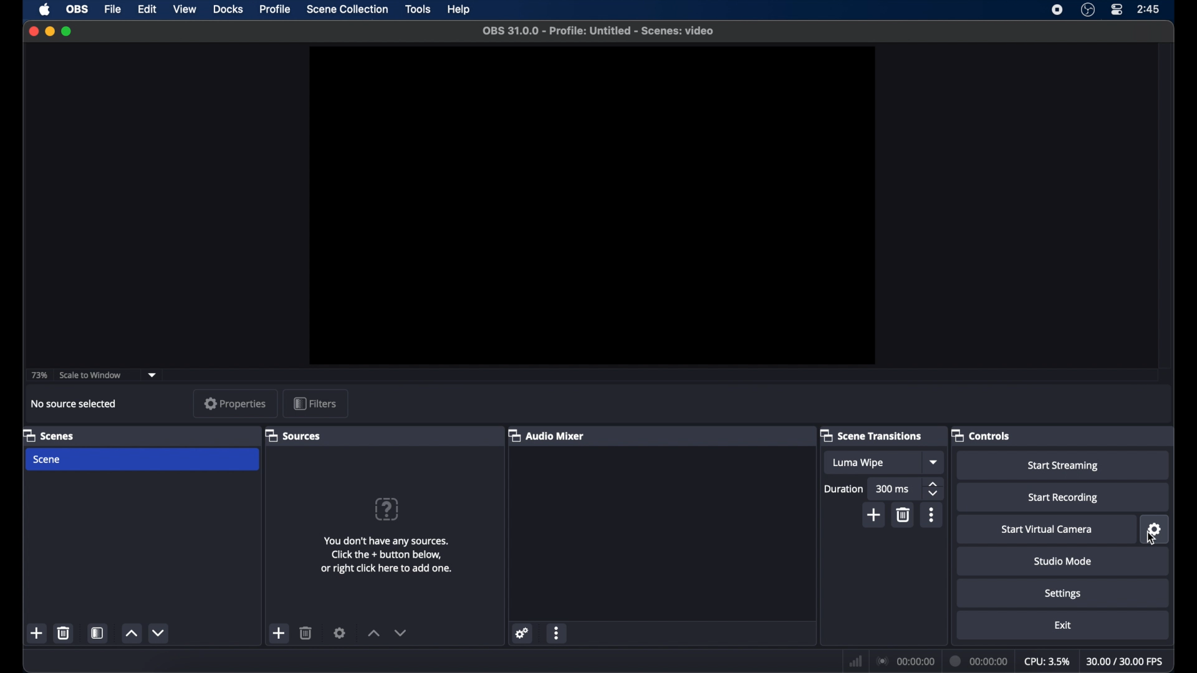  What do you see at coordinates (935, 462) in the screenshot?
I see `dropdown` at bounding box center [935, 462].